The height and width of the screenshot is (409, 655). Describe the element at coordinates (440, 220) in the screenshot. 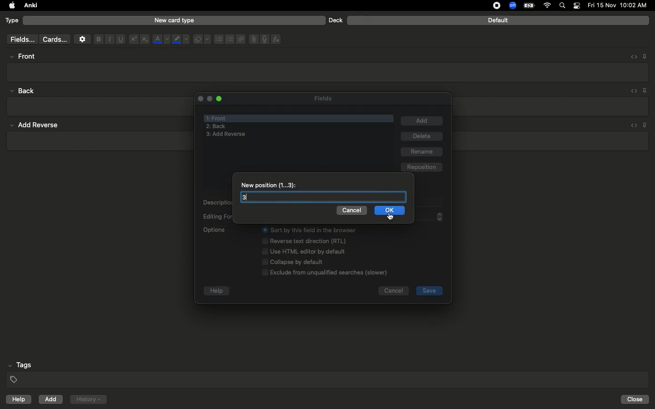

I see `page up` at that location.